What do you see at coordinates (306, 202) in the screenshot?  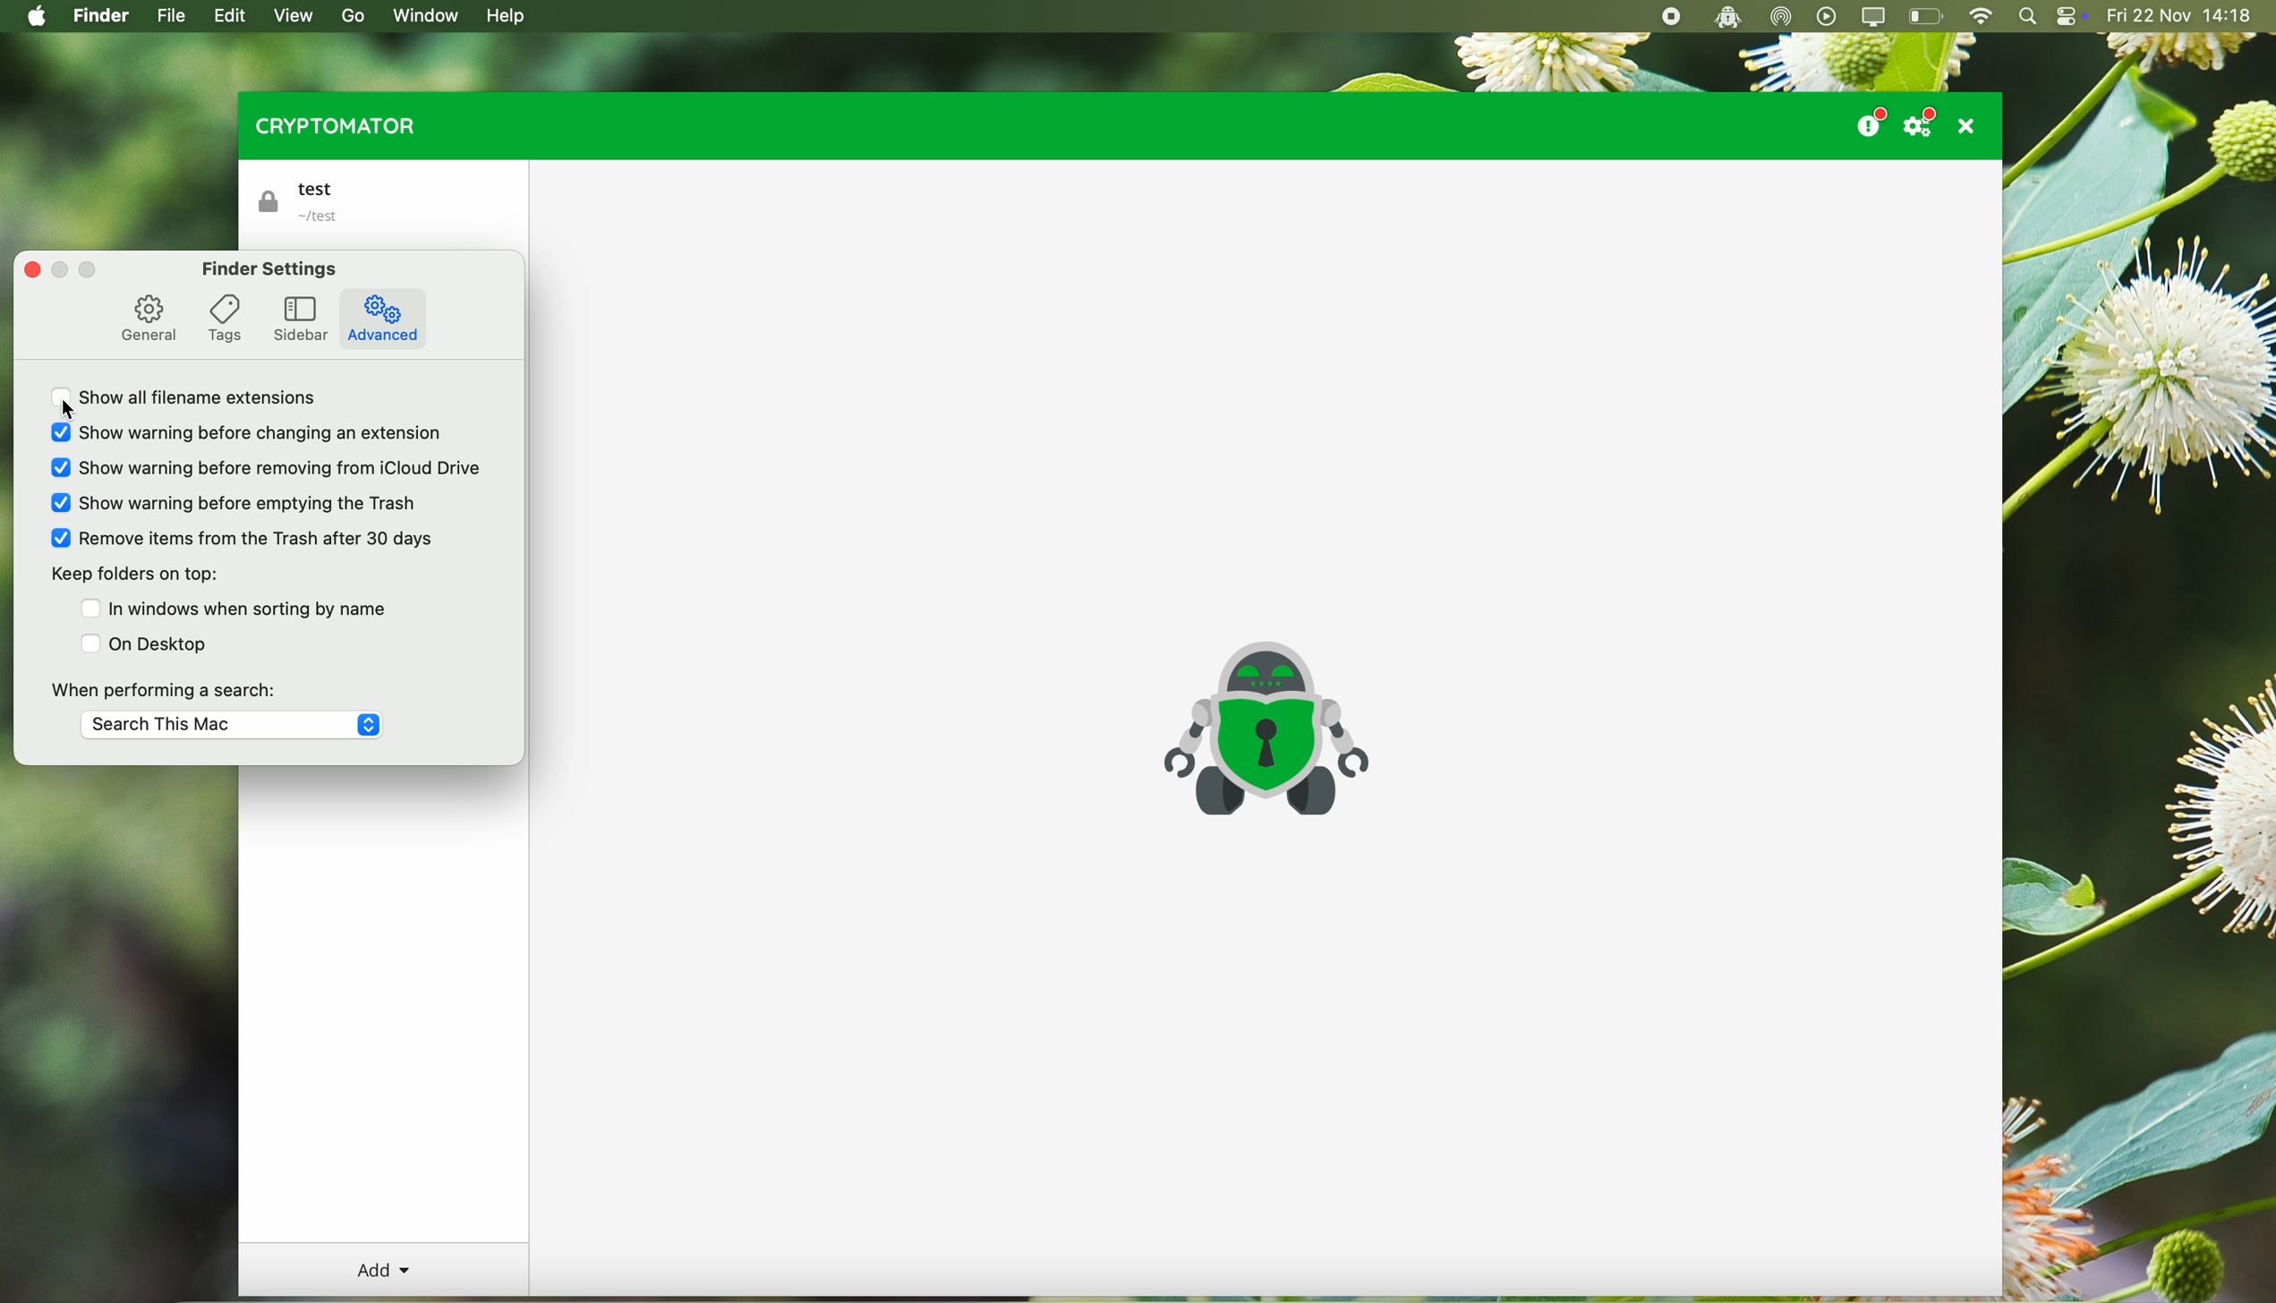 I see `test vault` at bounding box center [306, 202].